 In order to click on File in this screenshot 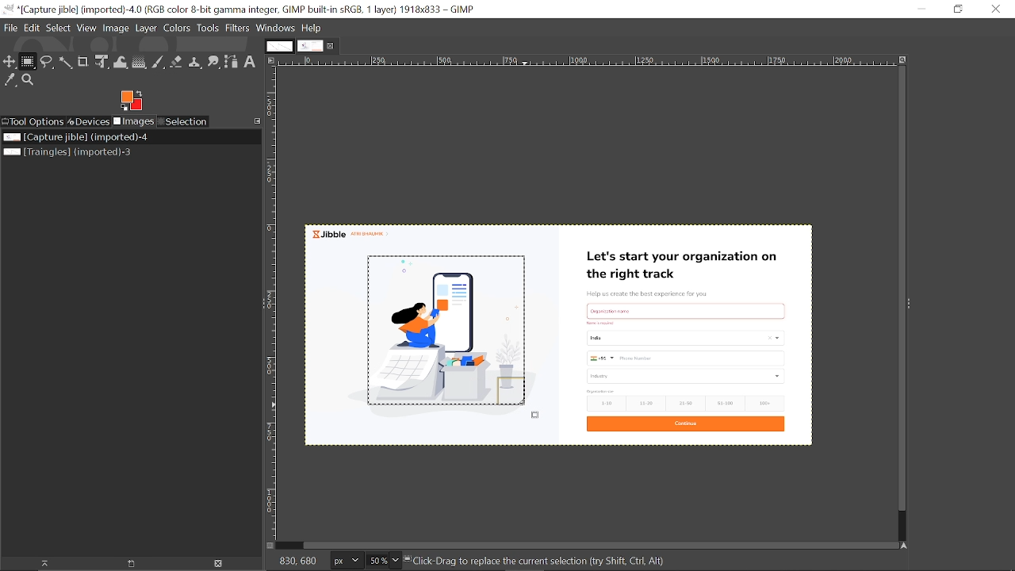, I will do `click(9, 27)`.